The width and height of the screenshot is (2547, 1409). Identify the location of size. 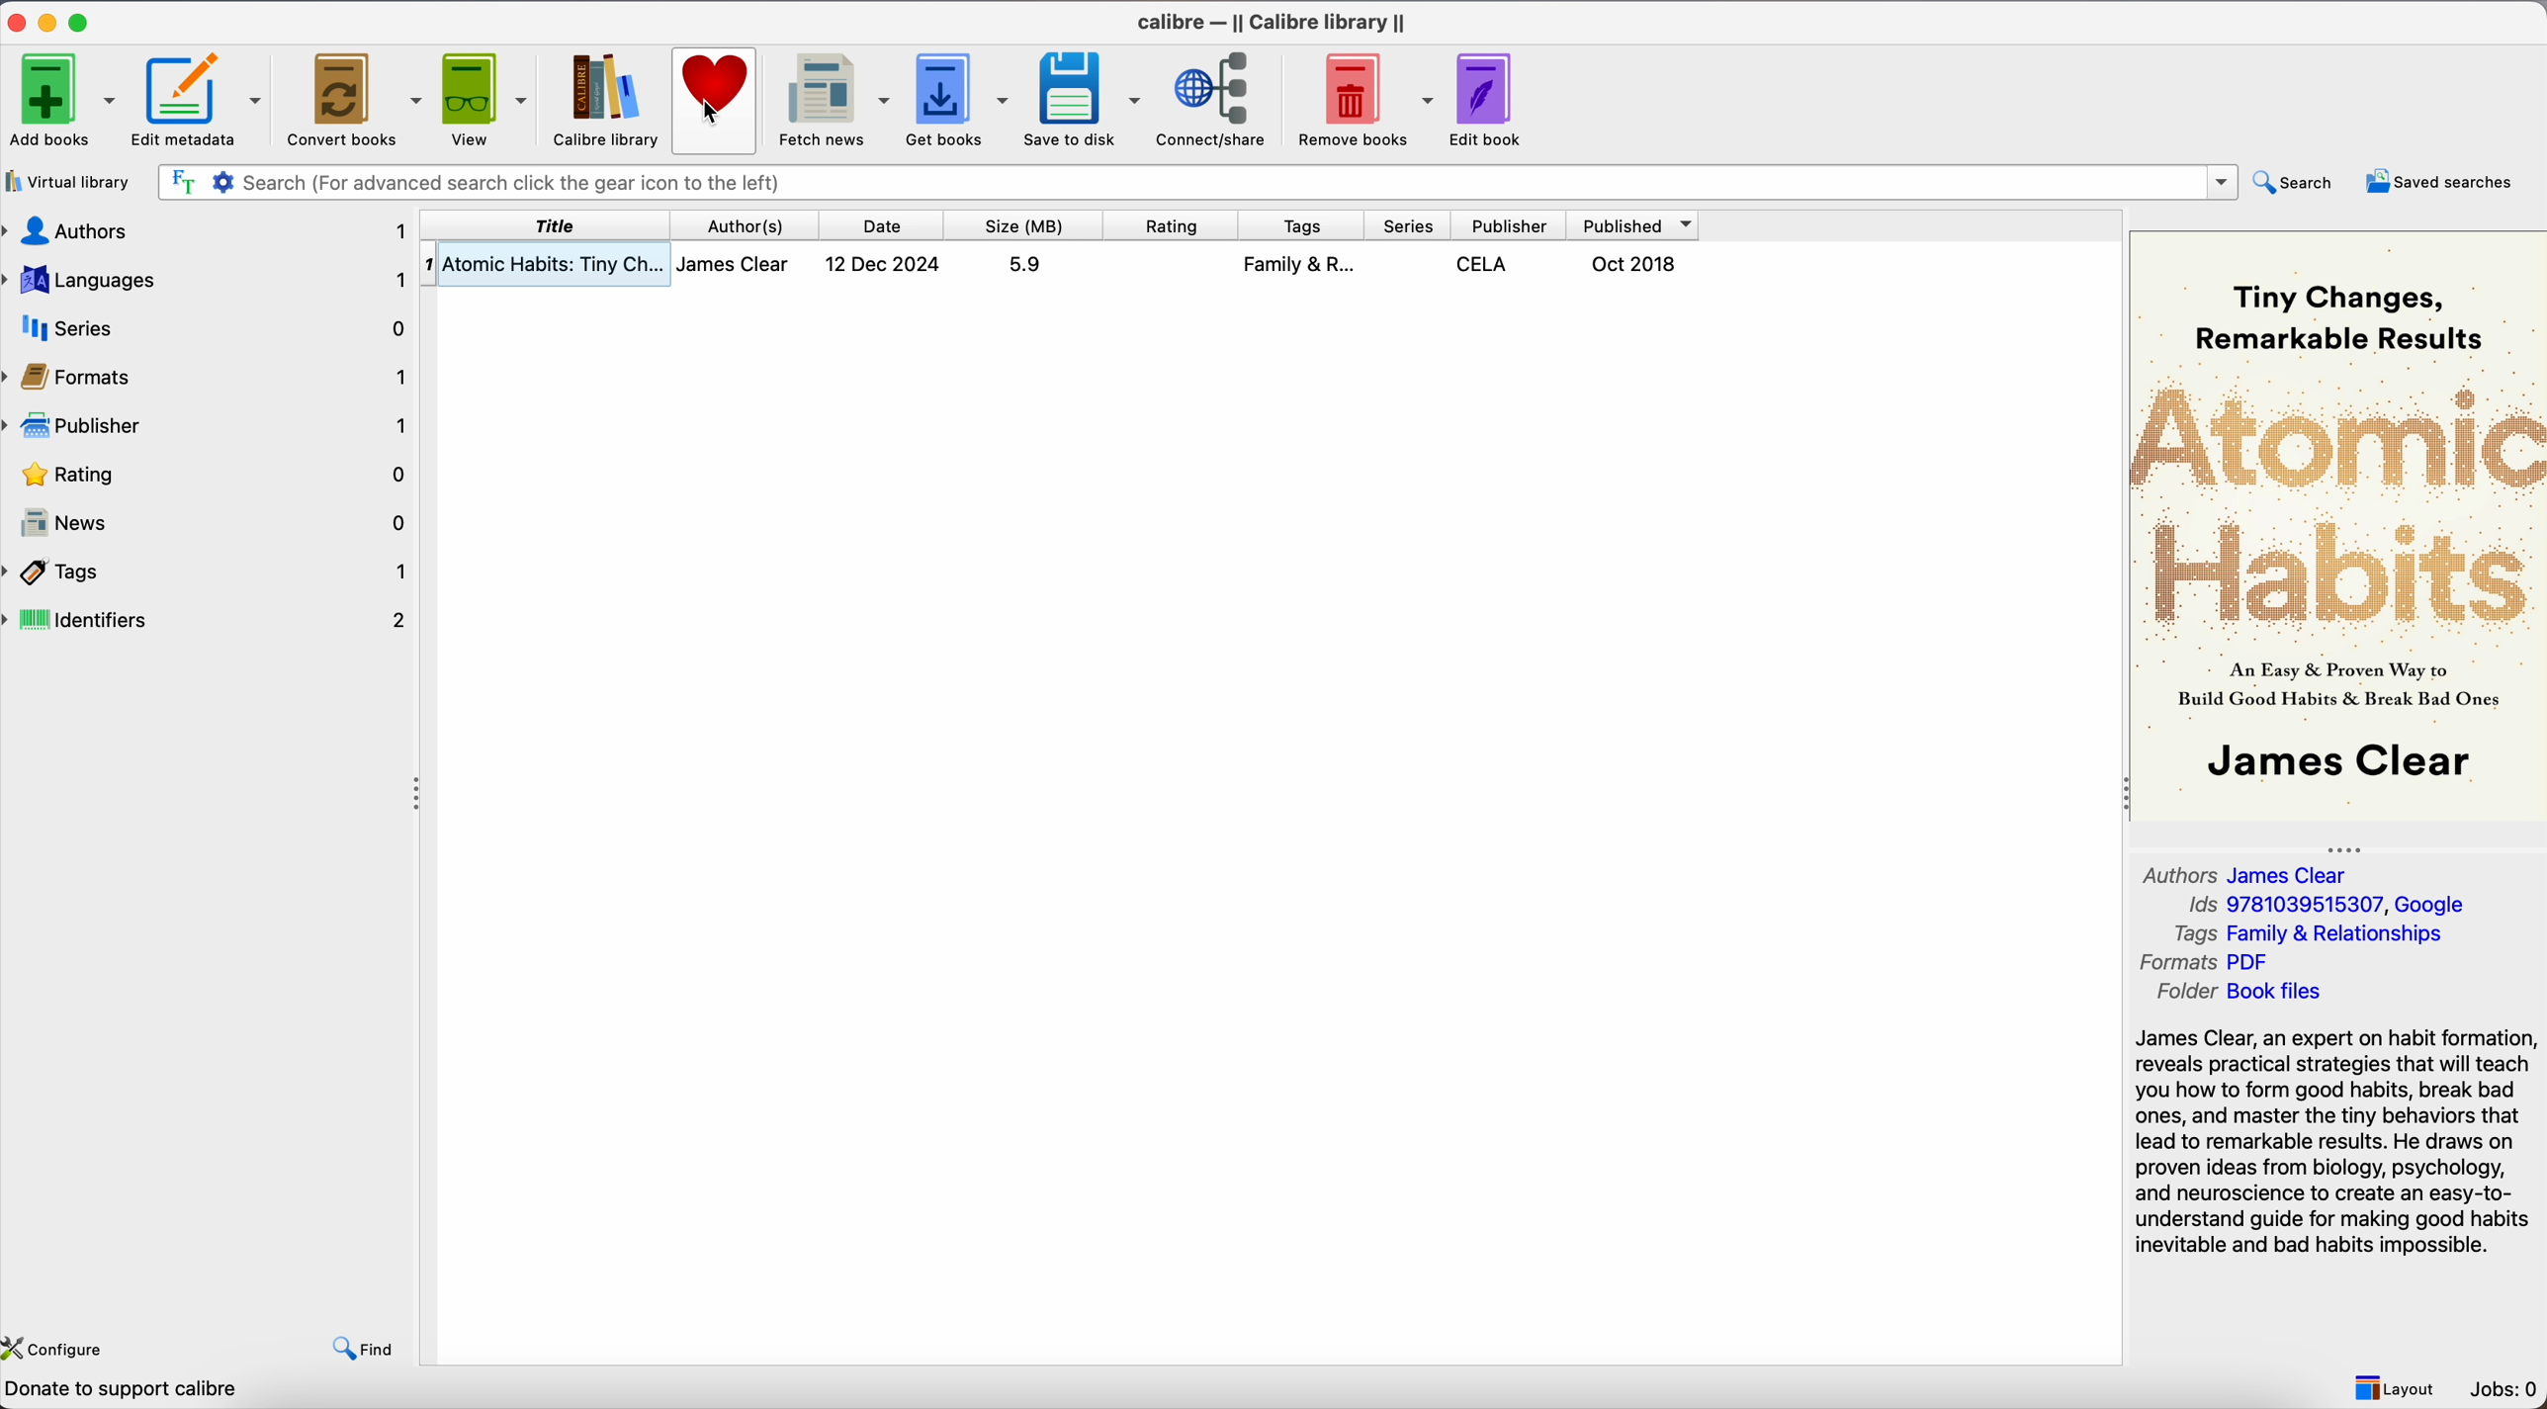
(1021, 224).